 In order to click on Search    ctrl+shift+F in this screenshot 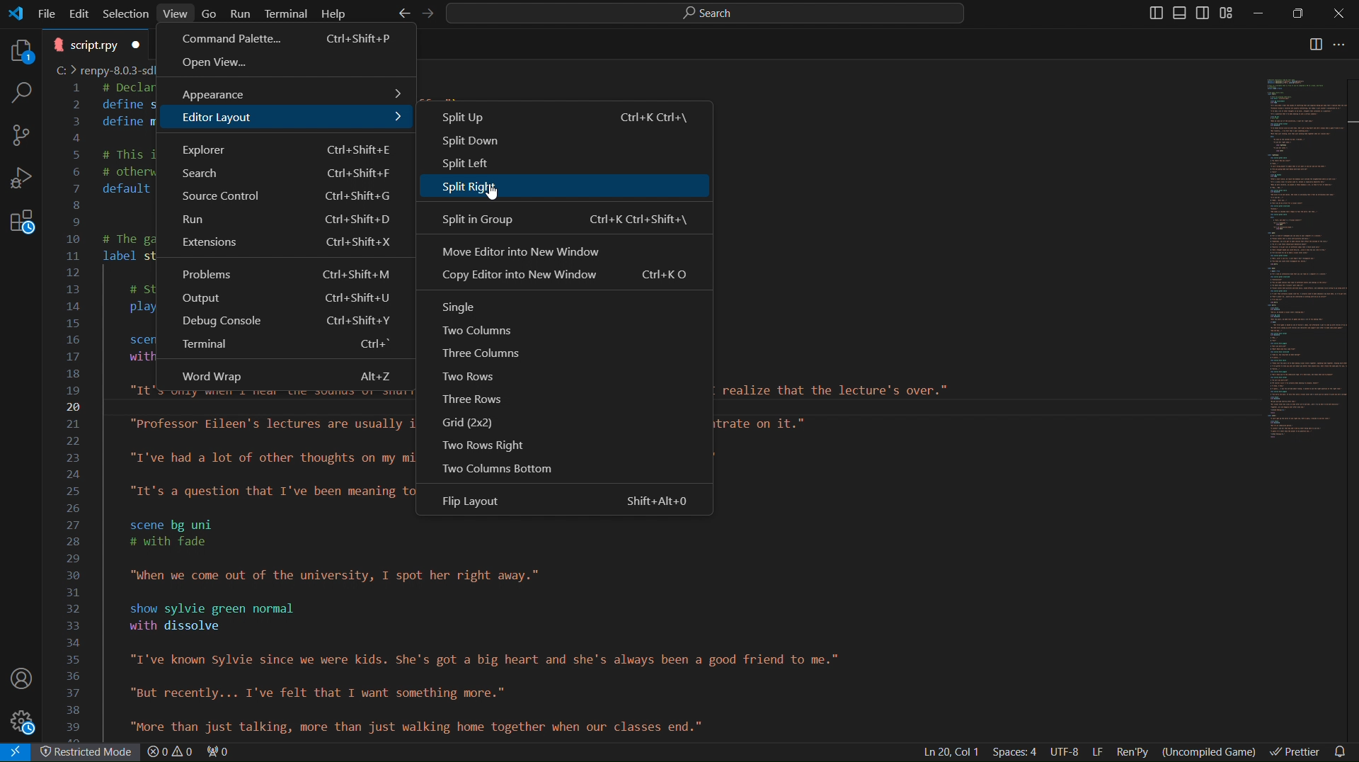, I will do `click(282, 174)`.